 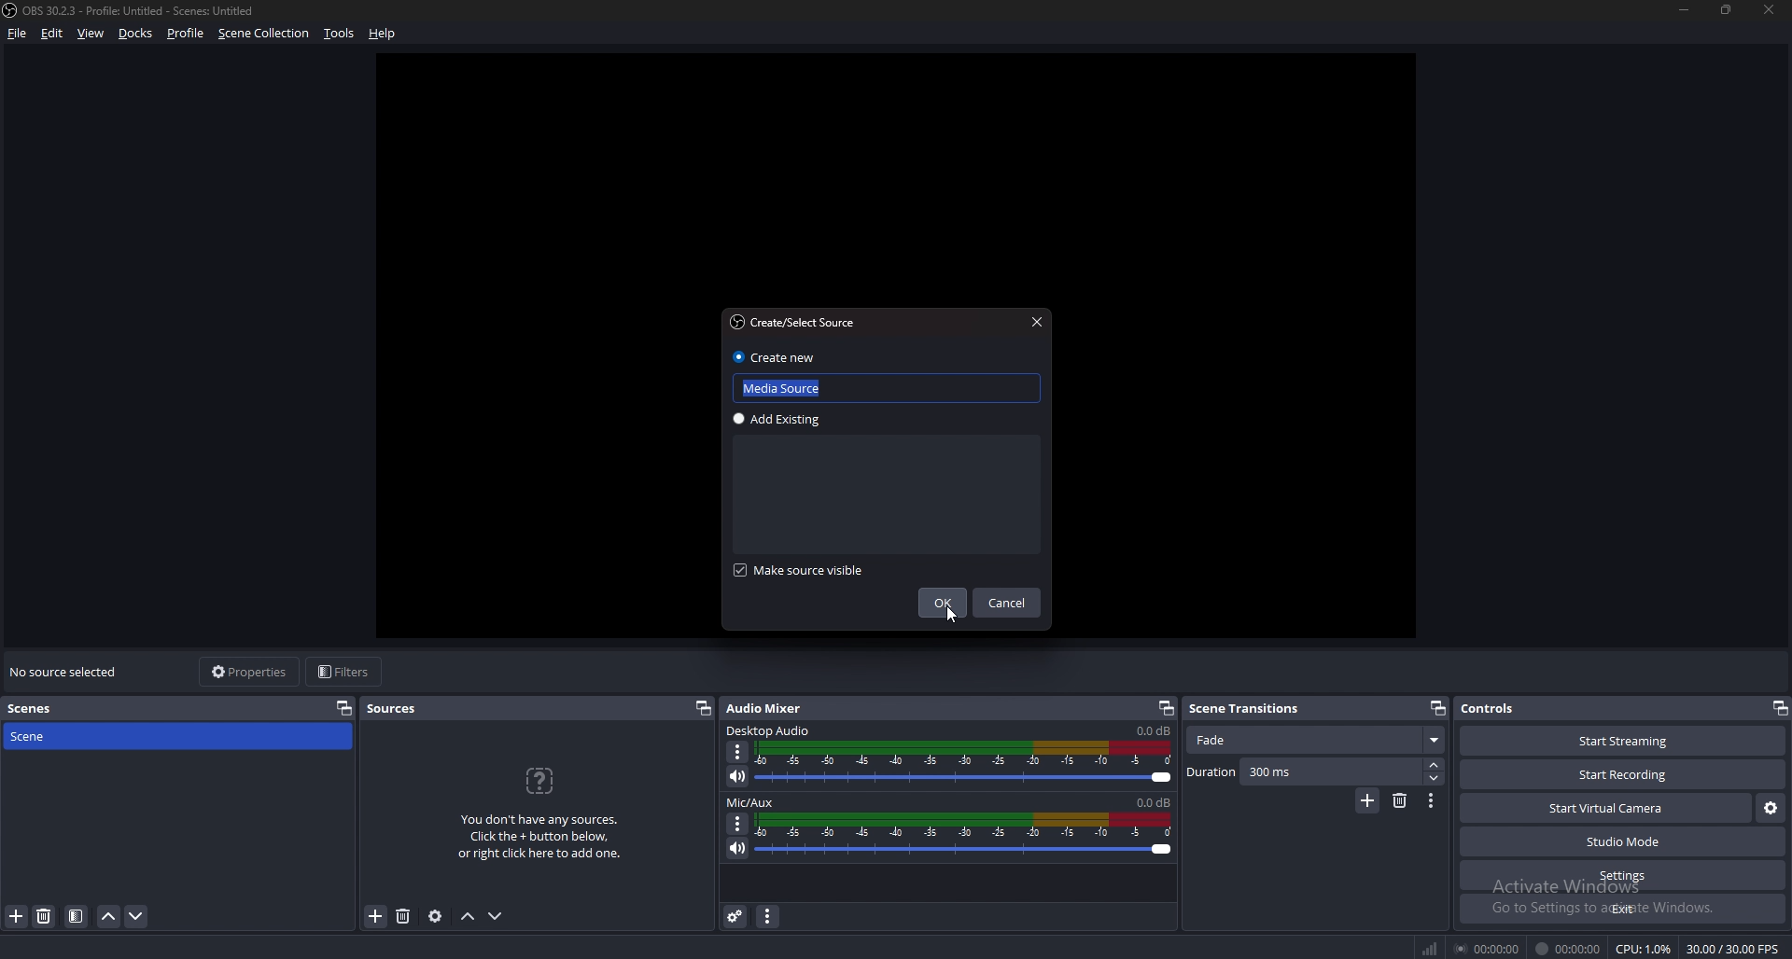 I want to click on Virtual camera settings, so click(x=1771, y=809).